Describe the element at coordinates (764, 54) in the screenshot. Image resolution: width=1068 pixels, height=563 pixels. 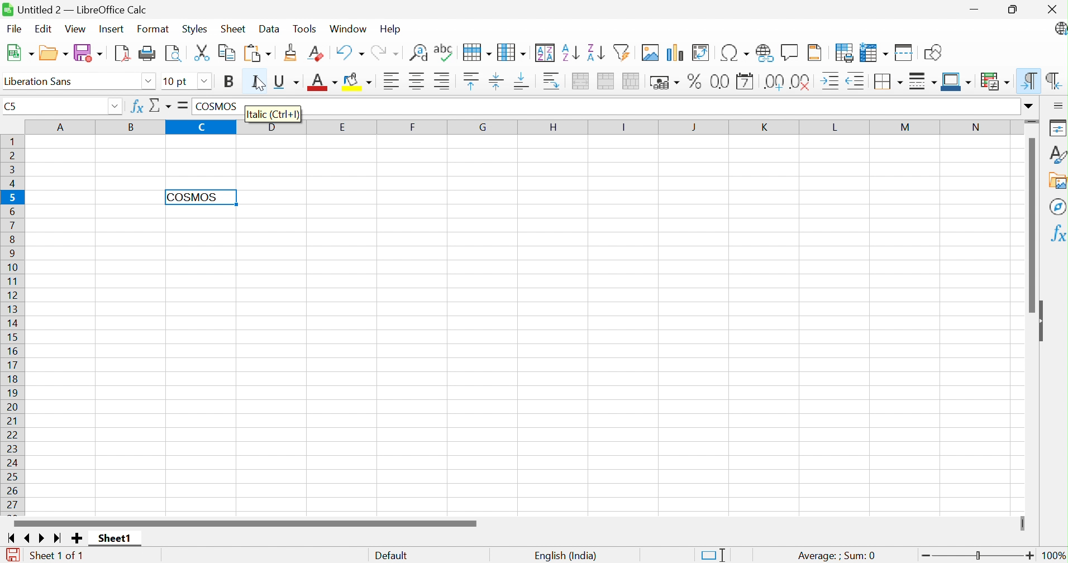
I see `Insert hyperlink` at that location.